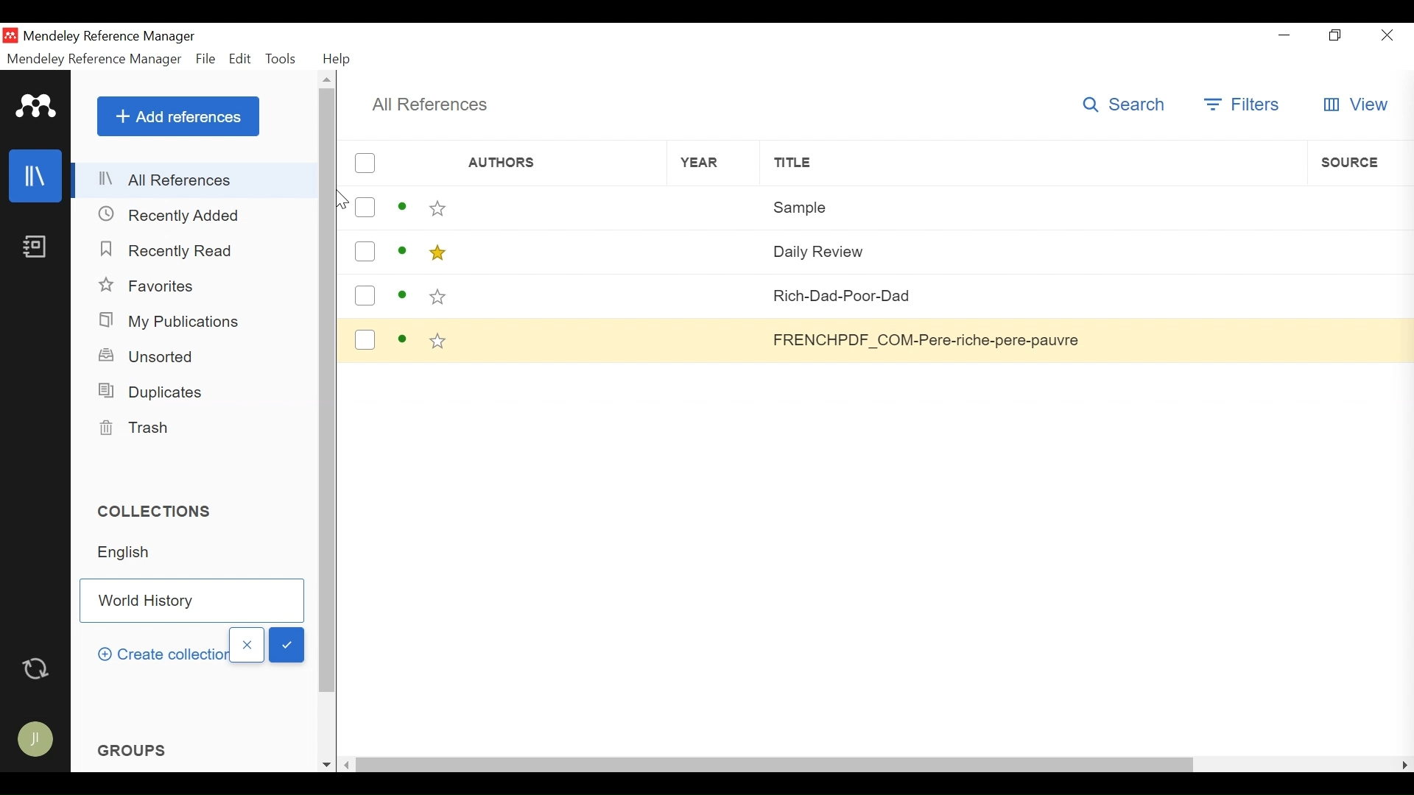 The width and height of the screenshot is (1414, 795). I want to click on Source, so click(1356, 296).